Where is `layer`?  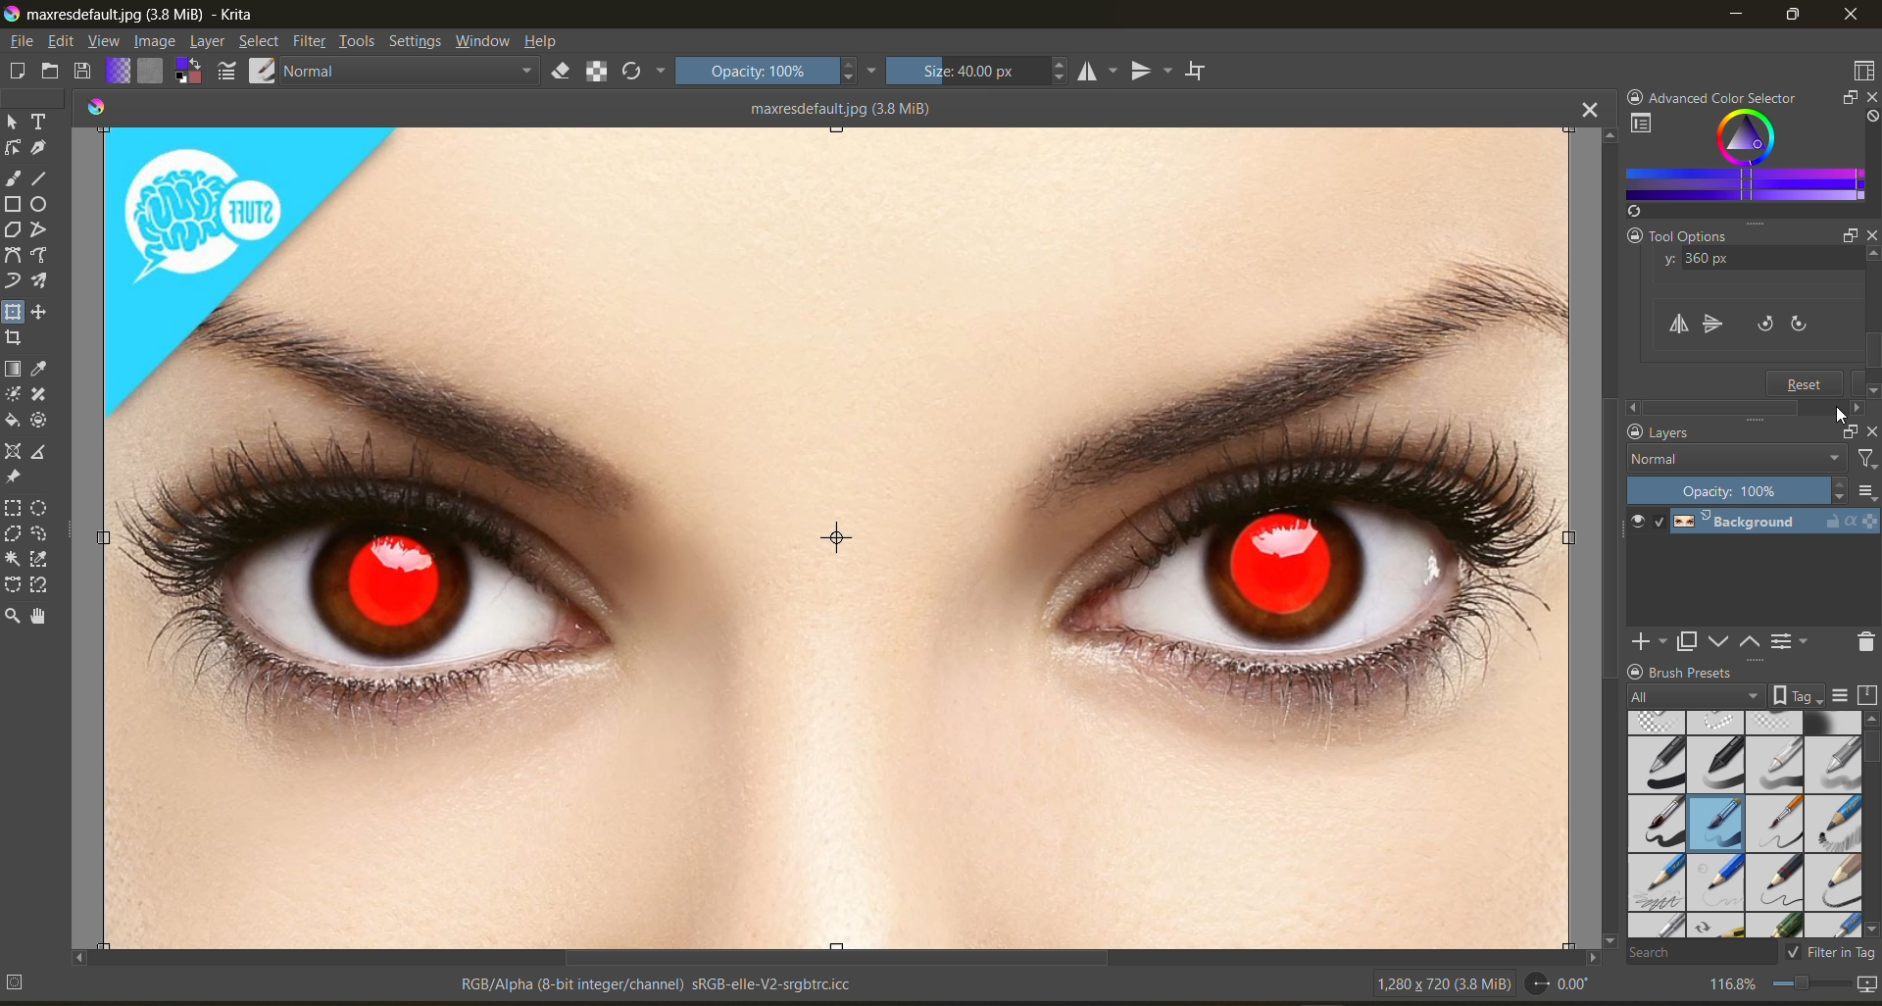 layer is located at coordinates (1772, 526).